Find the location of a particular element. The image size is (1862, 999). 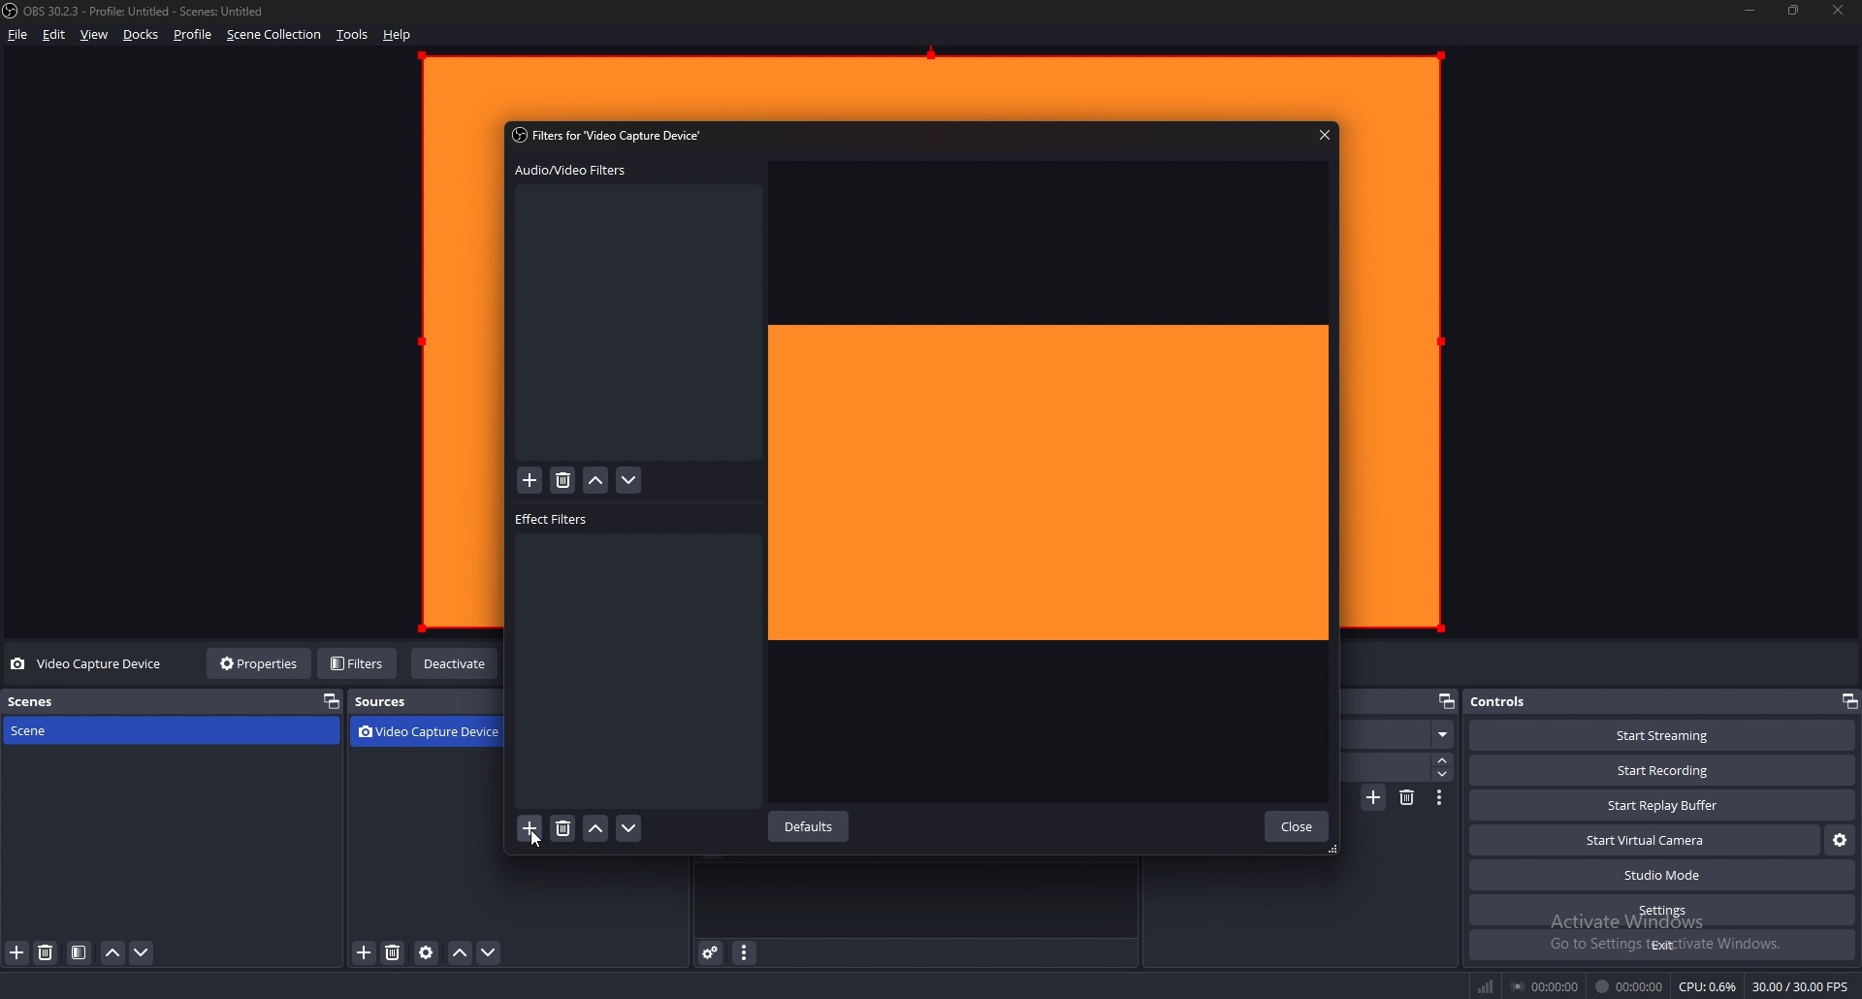

preview is located at coordinates (1053, 482).